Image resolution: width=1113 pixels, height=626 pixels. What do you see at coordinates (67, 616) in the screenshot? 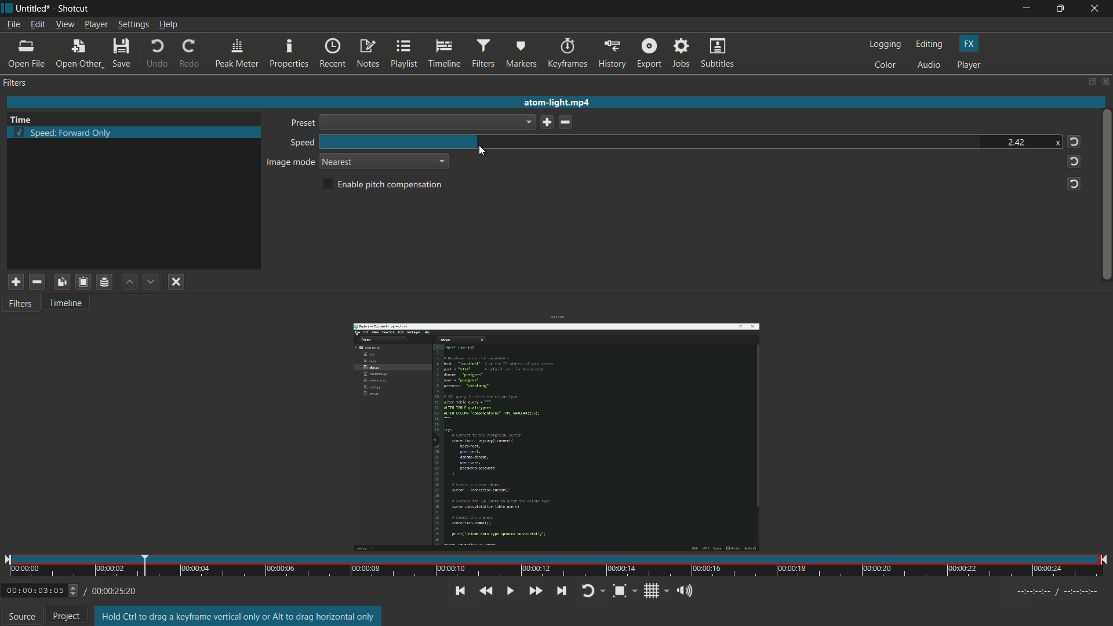
I see `project` at bounding box center [67, 616].